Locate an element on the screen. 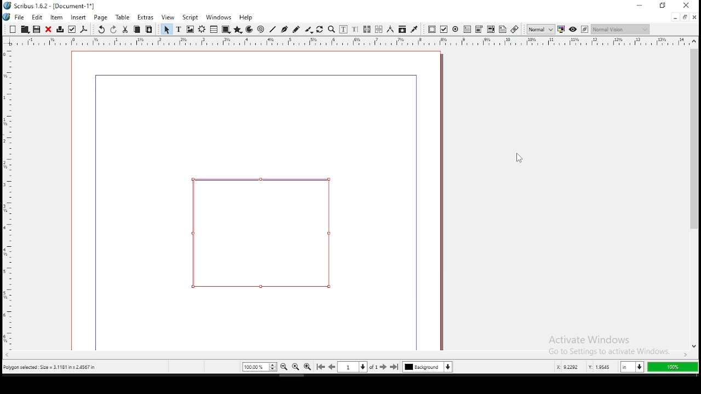 The height and width of the screenshot is (394, 701). zoom 100% is located at coordinates (260, 367).